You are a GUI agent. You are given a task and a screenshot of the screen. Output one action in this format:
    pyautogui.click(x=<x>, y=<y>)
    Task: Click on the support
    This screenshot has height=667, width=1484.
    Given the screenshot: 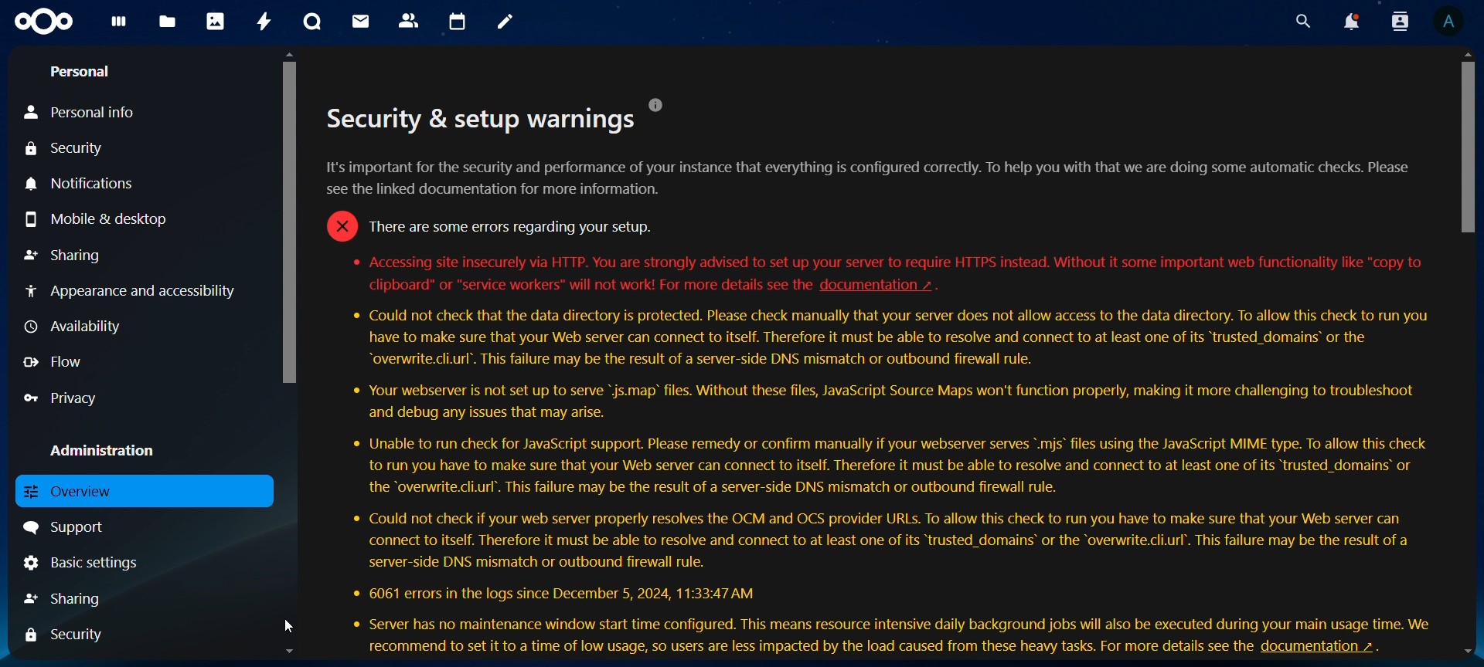 What is the action you would take?
    pyautogui.click(x=66, y=528)
    